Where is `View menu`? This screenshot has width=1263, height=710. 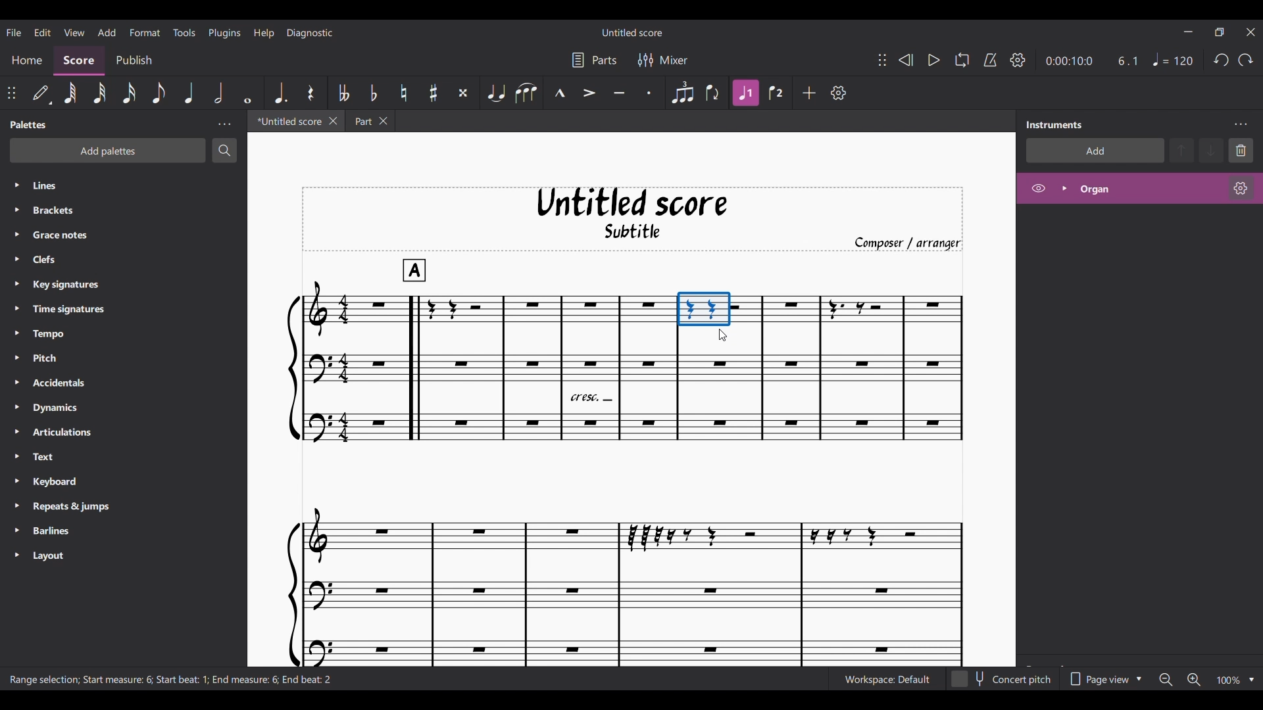
View menu is located at coordinates (74, 32).